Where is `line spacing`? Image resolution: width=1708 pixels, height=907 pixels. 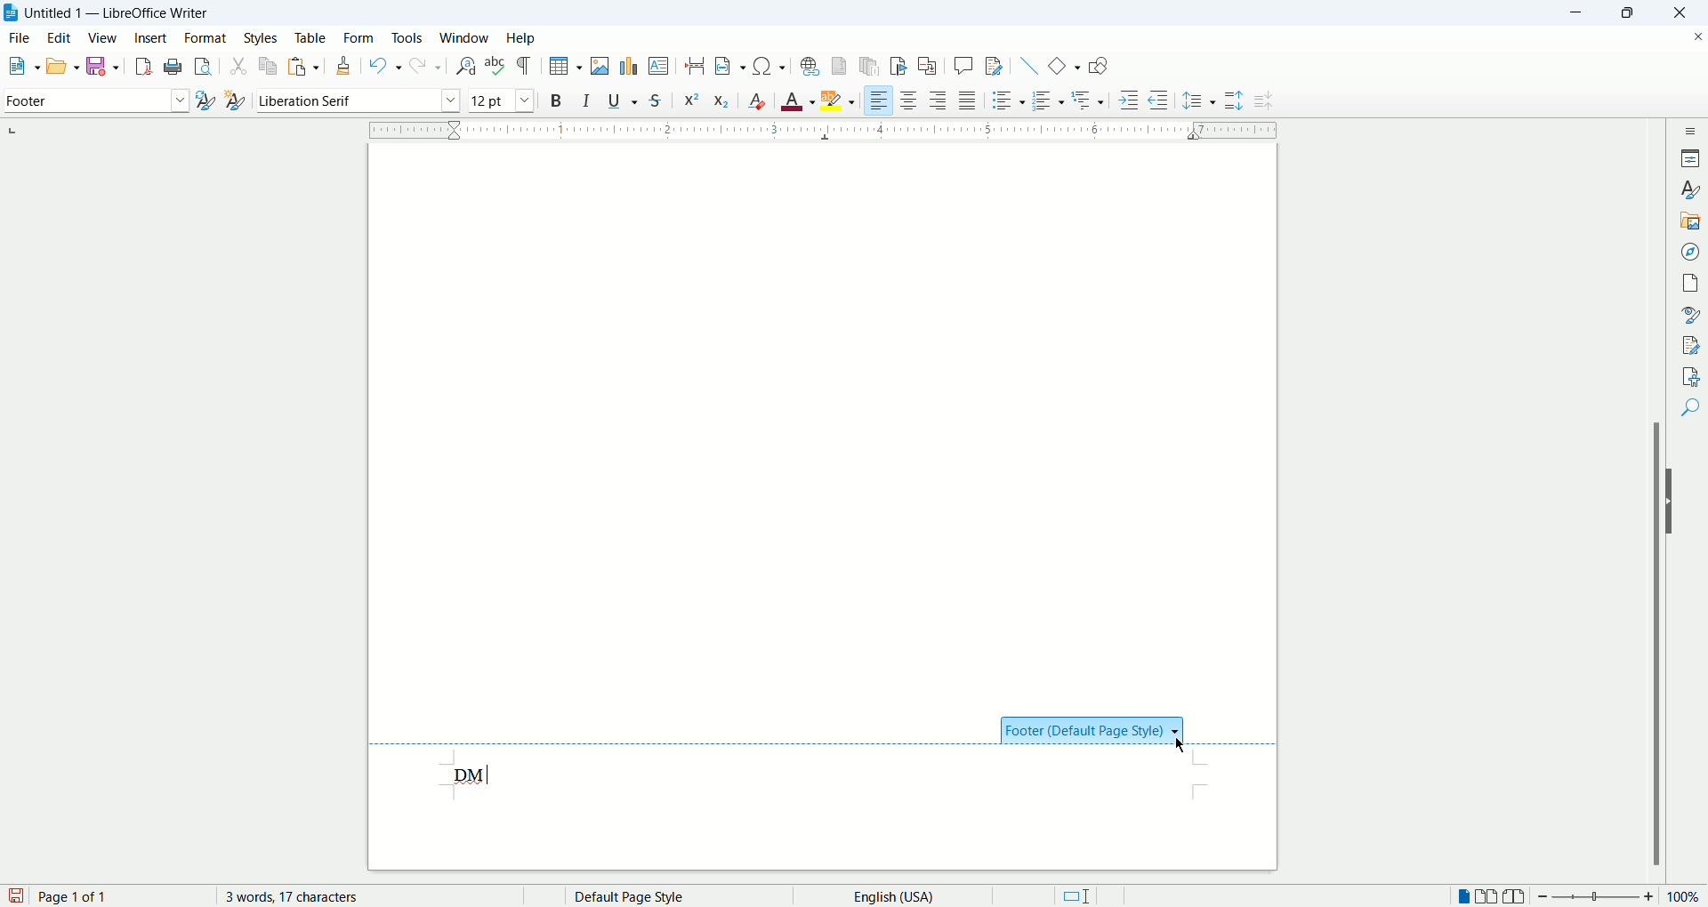 line spacing is located at coordinates (1199, 102).